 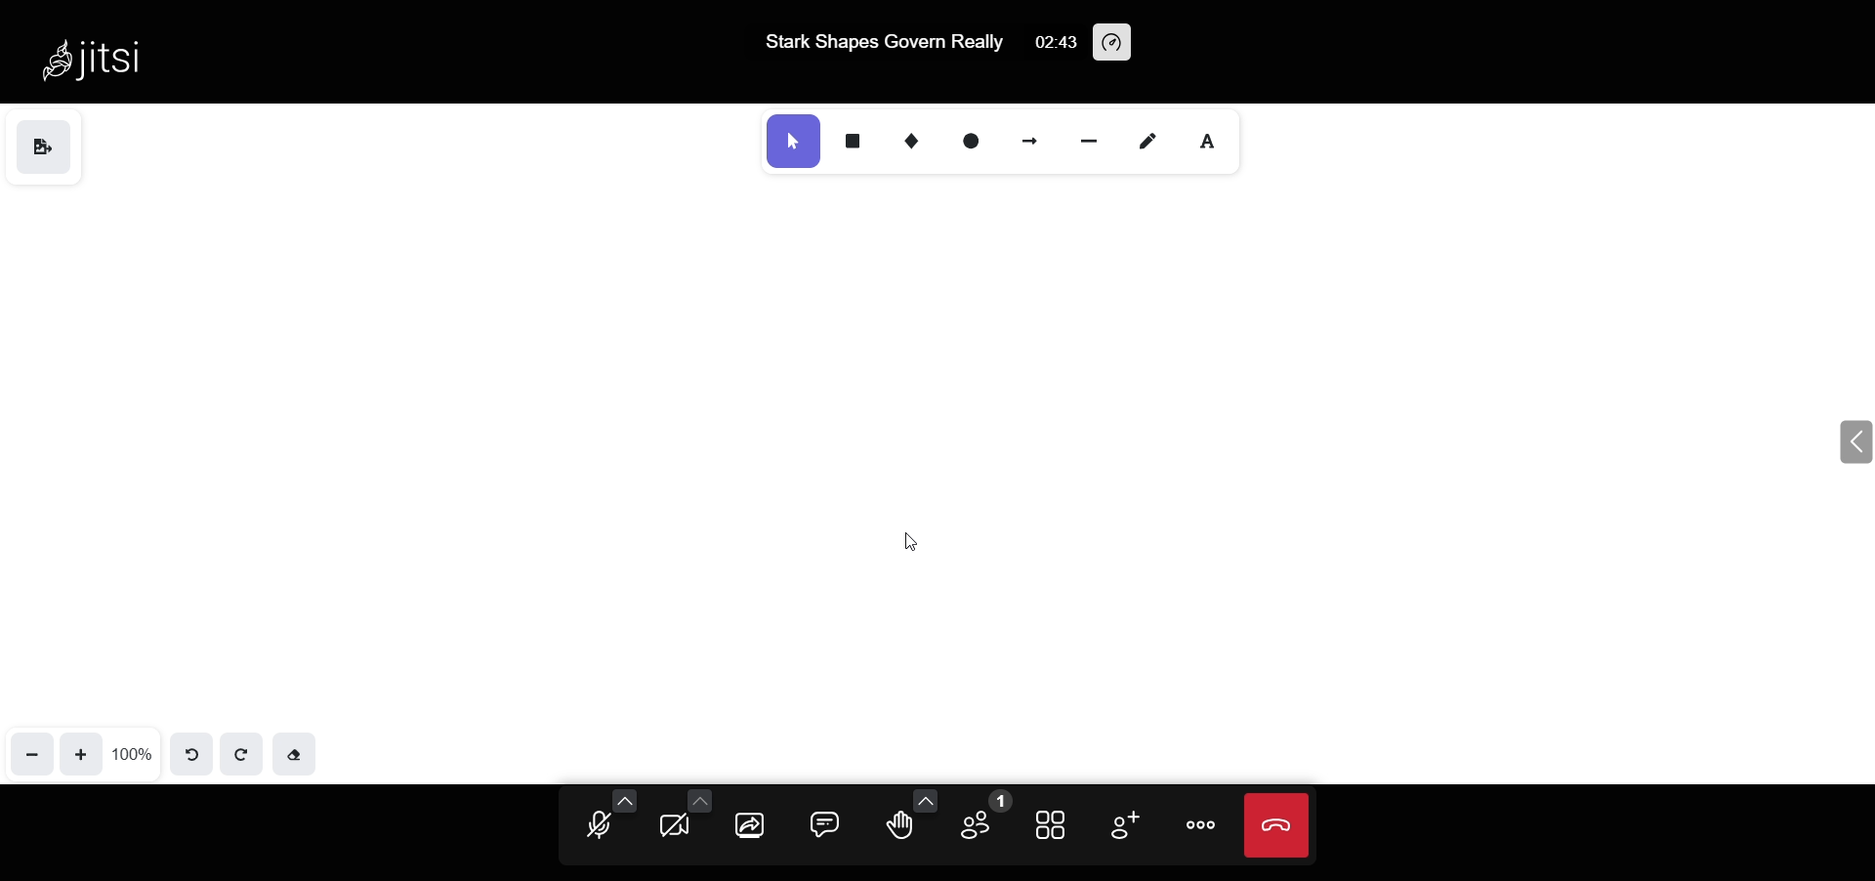 I want to click on arrow, so click(x=1031, y=139).